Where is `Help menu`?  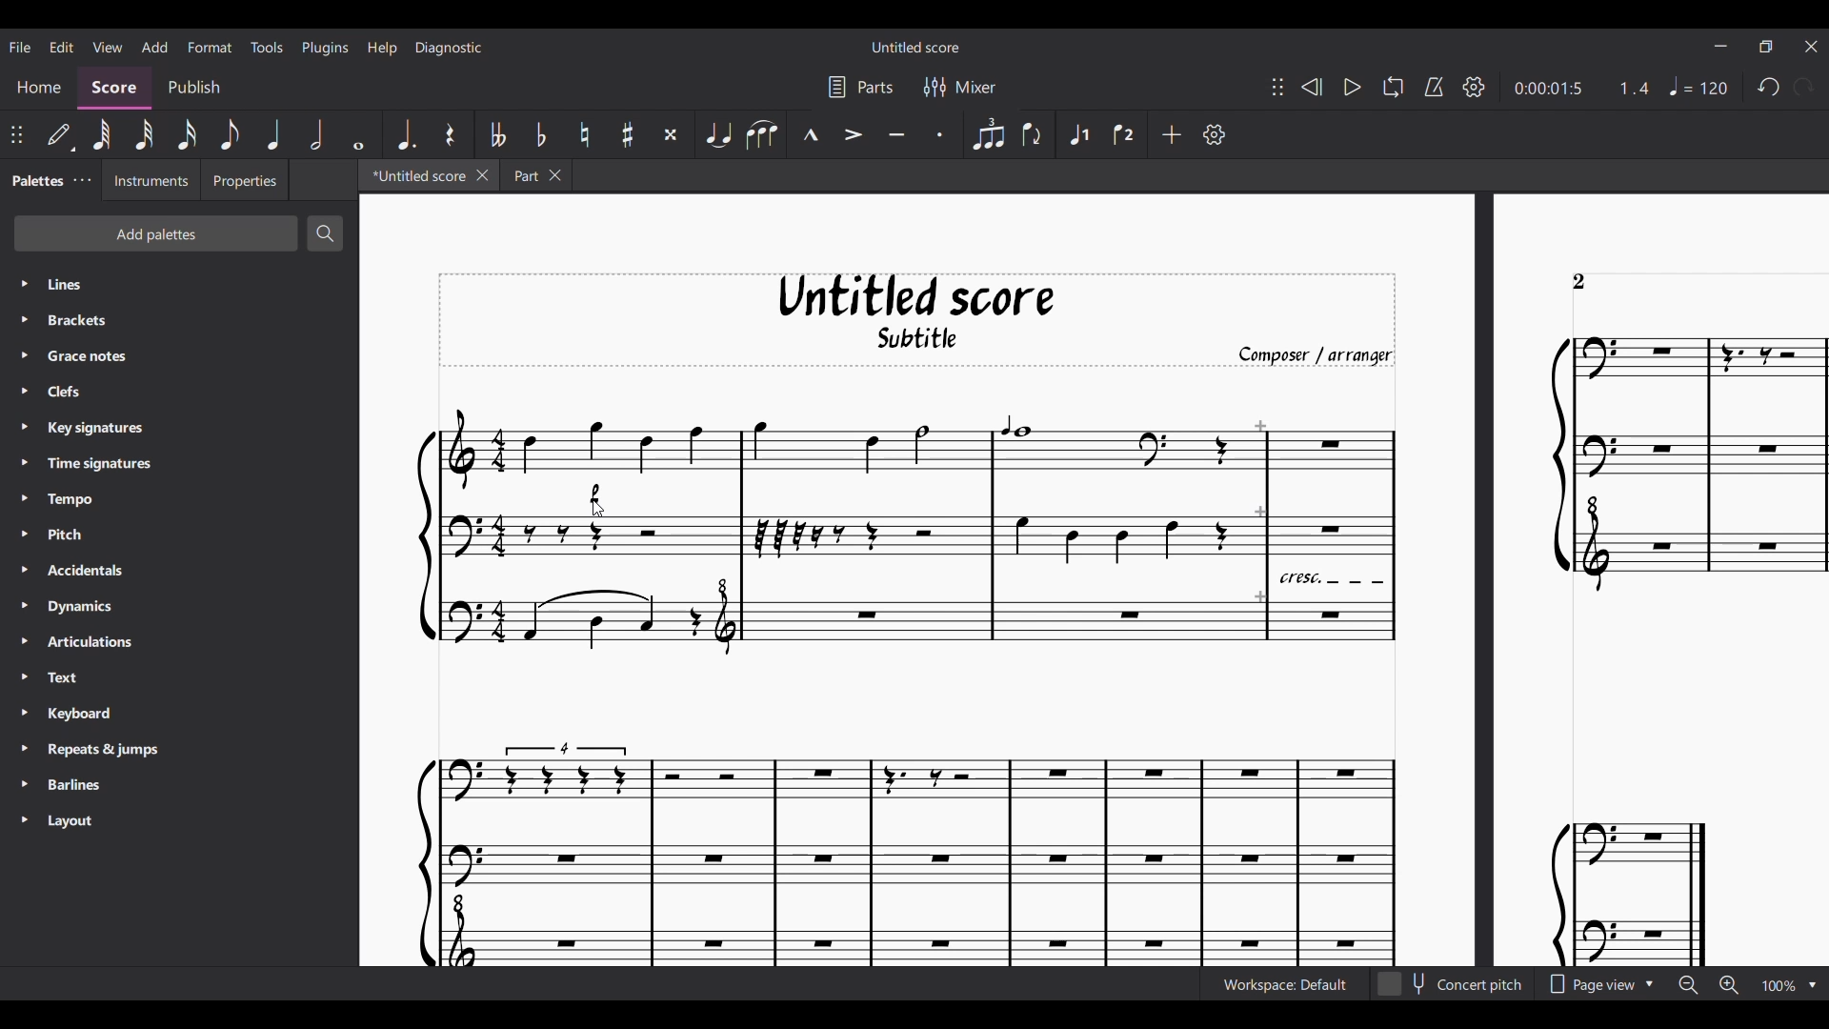
Help menu is located at coordinates (382, 48).